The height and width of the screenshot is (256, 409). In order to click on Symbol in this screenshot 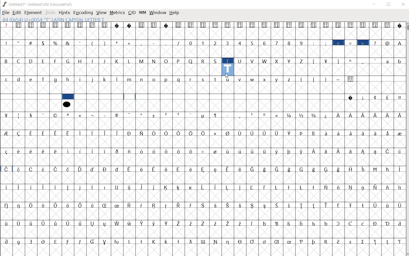, I will do `click(191, 133)`.